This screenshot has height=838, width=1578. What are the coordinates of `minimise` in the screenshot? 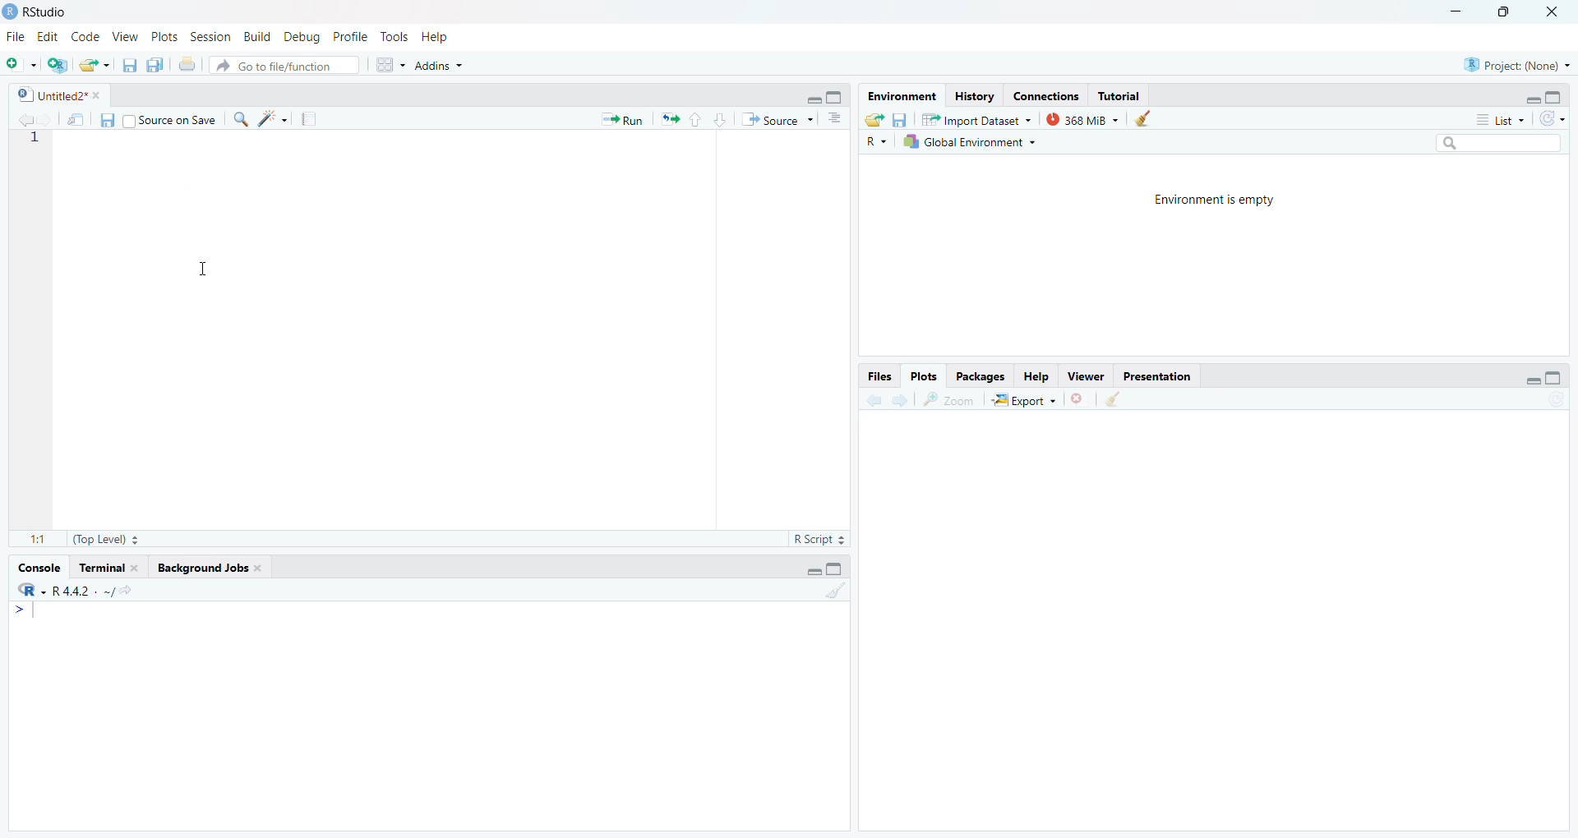 It's located at (811, 98).